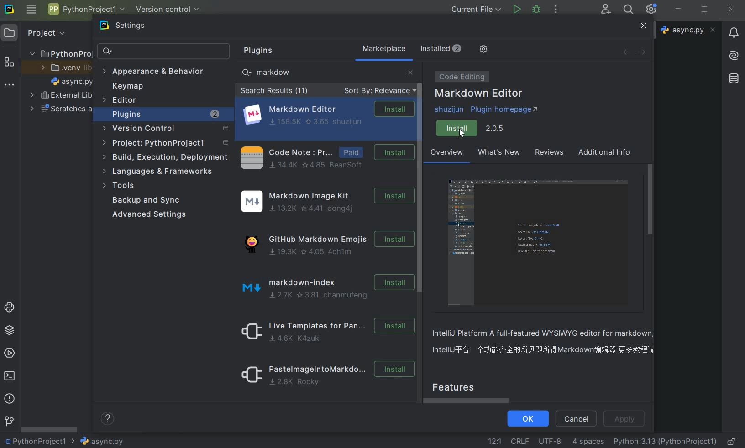 This screenshot has height=448, width=745. What do you see at coordinates (498, 154) in the screenshot?
I see `what's new` at bounding box center [498, 154].